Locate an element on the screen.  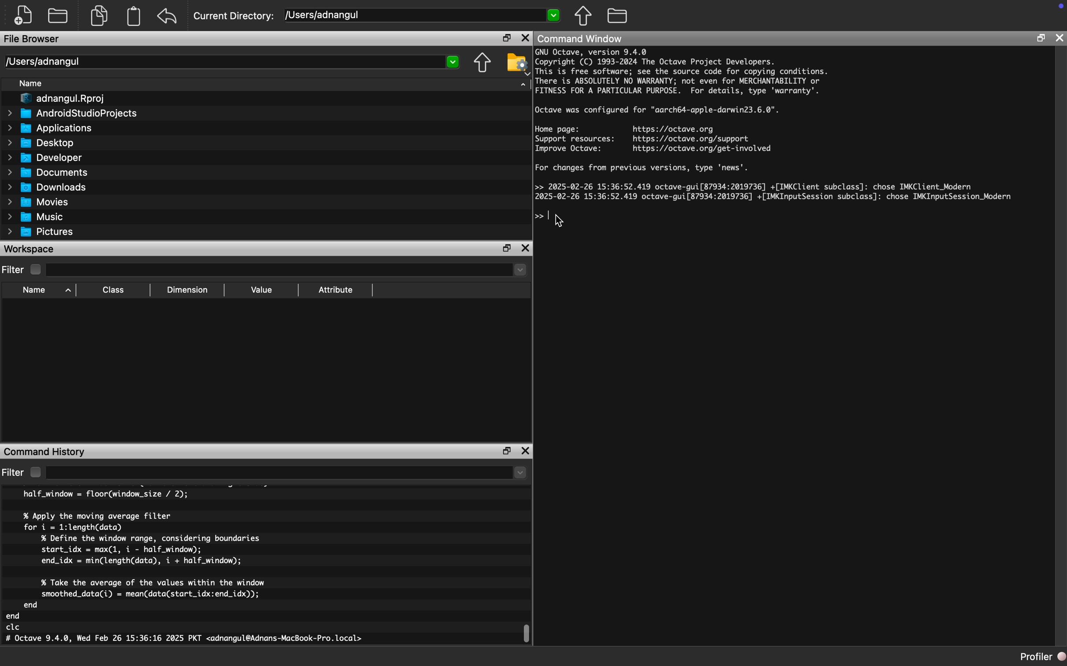
/Users/adnangul  is located at coordinates (232, 61).